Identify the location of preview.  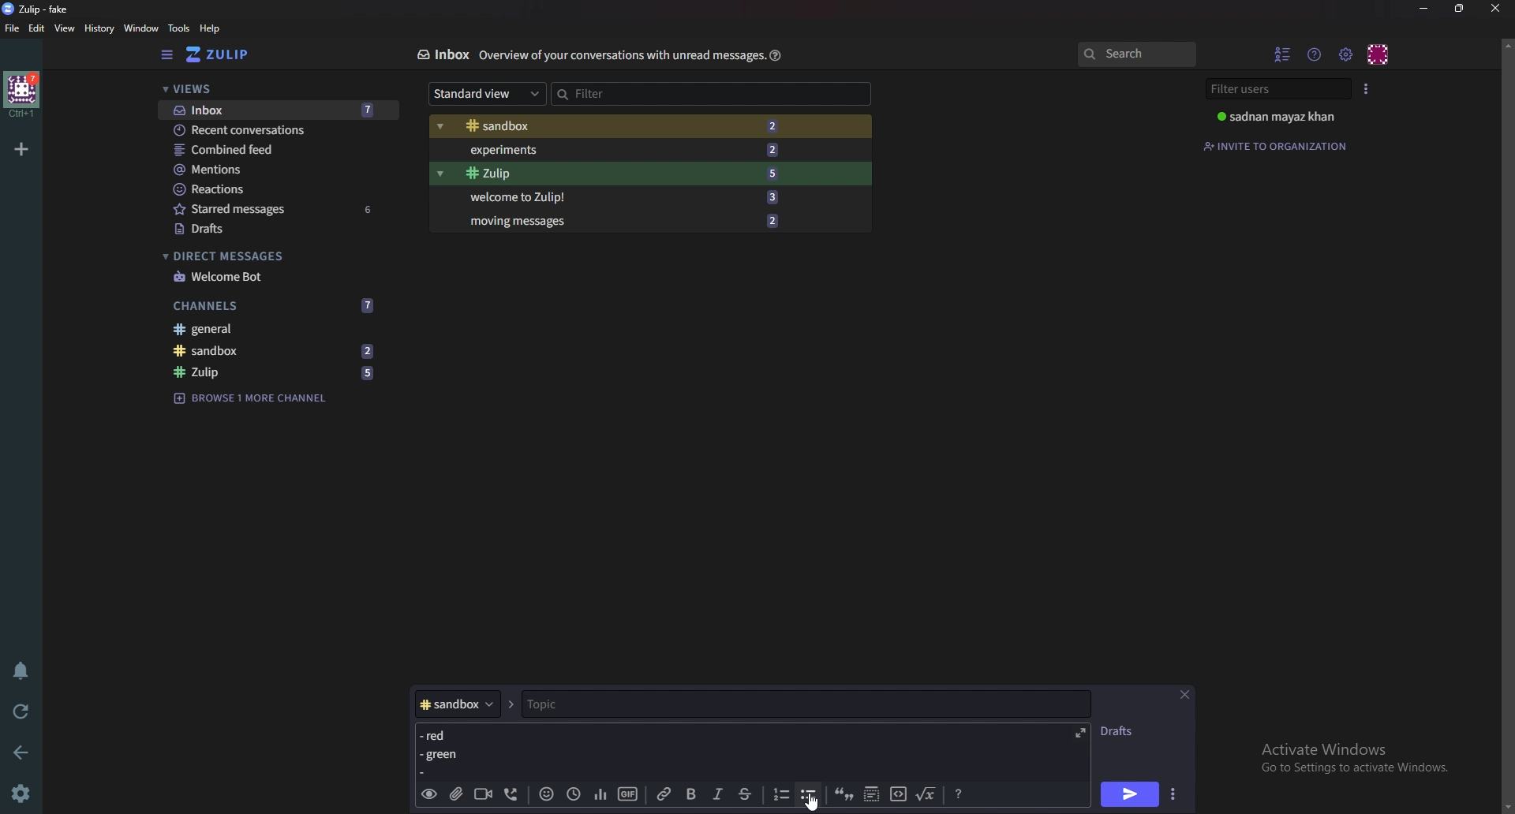
(428, 795).